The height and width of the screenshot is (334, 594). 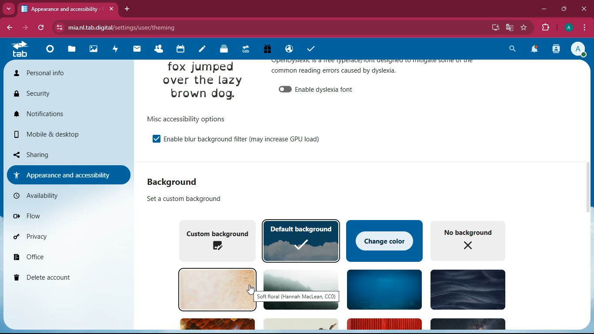 What do you see at coordinates (63, 155) in the screenshot?
I see `sharing` at bounding box center [63, 155].